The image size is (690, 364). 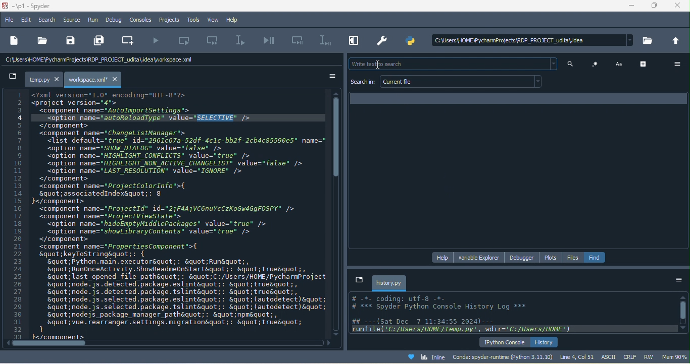 What do you see at coordinates (158, 41) in the screenshot?
I see `run file` at bounding box center [158, 41].